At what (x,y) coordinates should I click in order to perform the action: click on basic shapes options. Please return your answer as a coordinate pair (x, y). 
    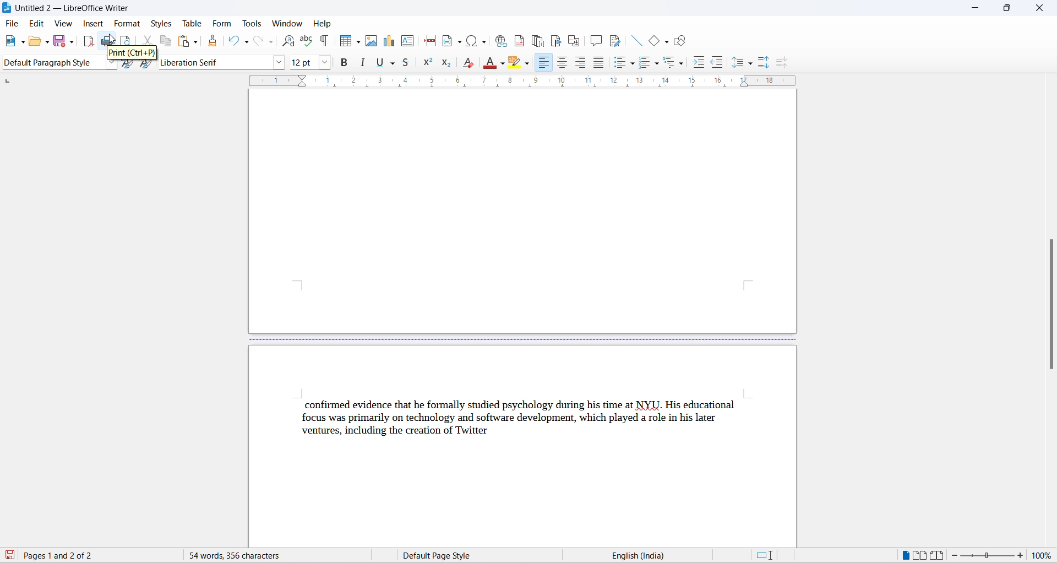
    Looking at the image, I should click on (667, 42).